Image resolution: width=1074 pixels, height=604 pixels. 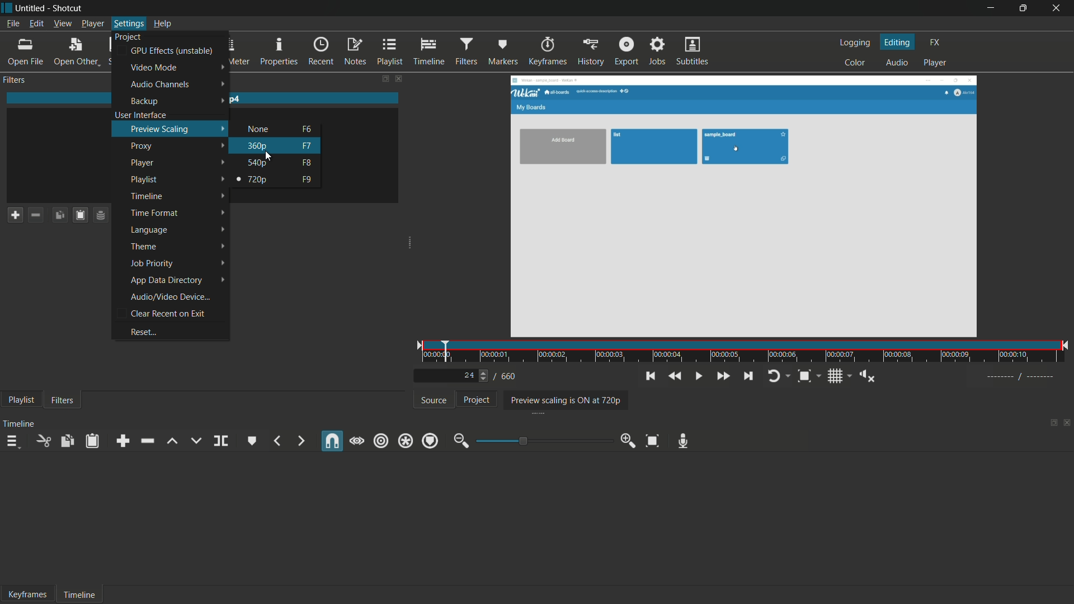 What do you see at coordinates (854, 42) in the screenshot?
I see `logging` at bounding box center [854, 42].